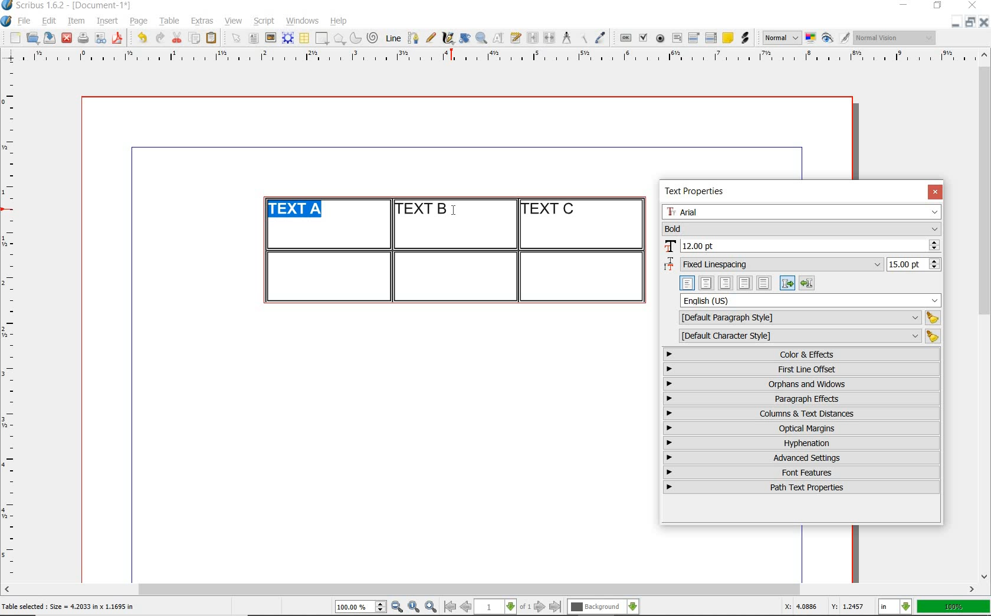 This screenshot has width=991, height=616. I want to click on color & effects, so click(803, 354).